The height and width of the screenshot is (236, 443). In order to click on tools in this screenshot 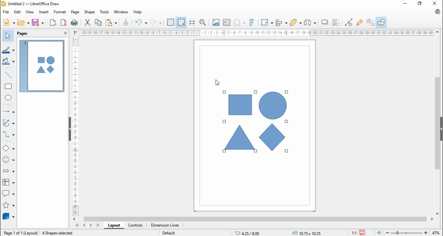, I will do `click(105, 12)`.